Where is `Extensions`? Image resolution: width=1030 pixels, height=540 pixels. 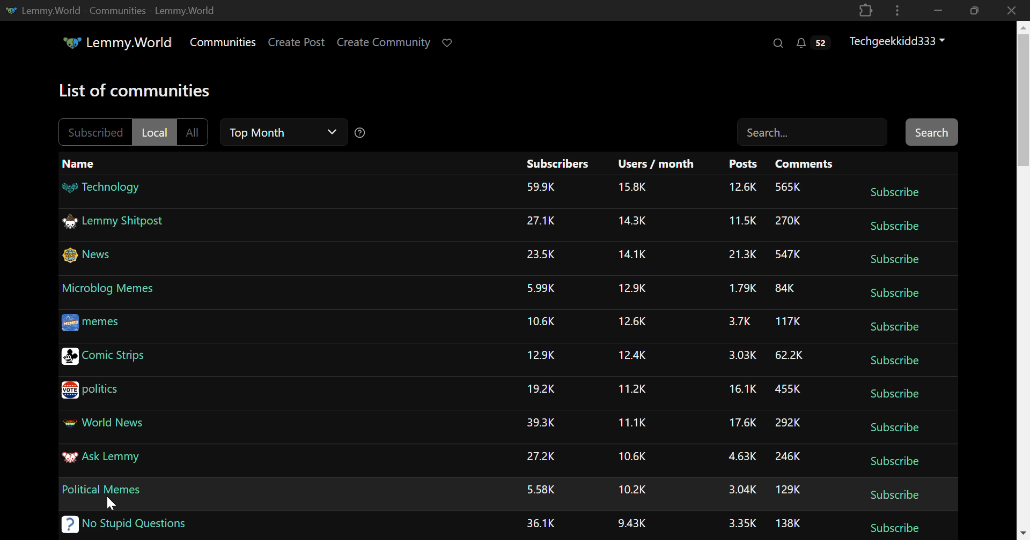
Extensions is located at coordinates (866, 10).